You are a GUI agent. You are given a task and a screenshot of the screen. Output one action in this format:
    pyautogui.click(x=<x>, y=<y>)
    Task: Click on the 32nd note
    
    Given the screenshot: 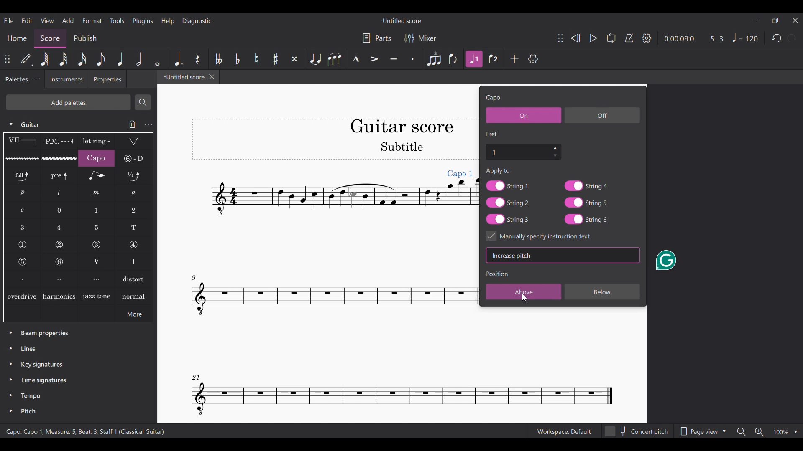 What is the action you would take?
    pyautogui.click(x=63, y=59)
    